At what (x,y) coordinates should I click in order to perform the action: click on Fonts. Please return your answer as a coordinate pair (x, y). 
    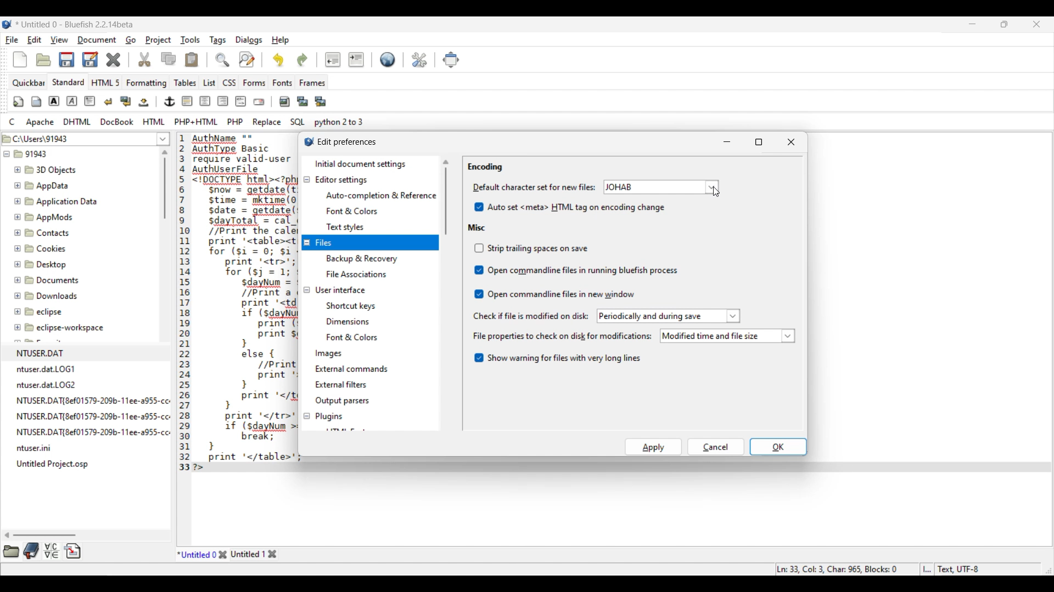
    Looking at the image, I should click on (283, 83).